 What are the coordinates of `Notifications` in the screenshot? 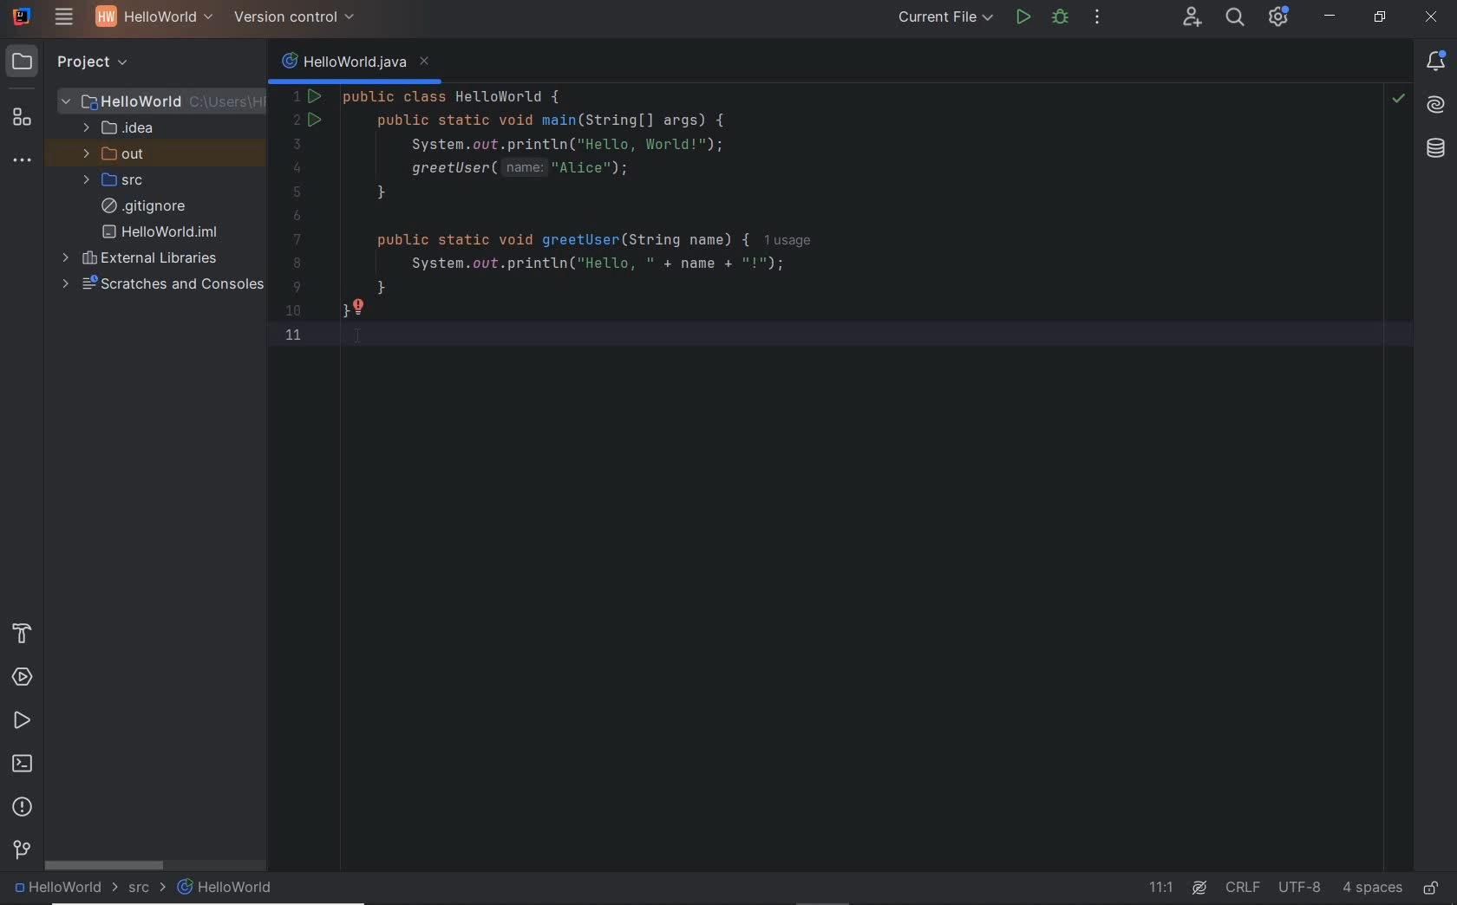 It's located at (1436, 60).